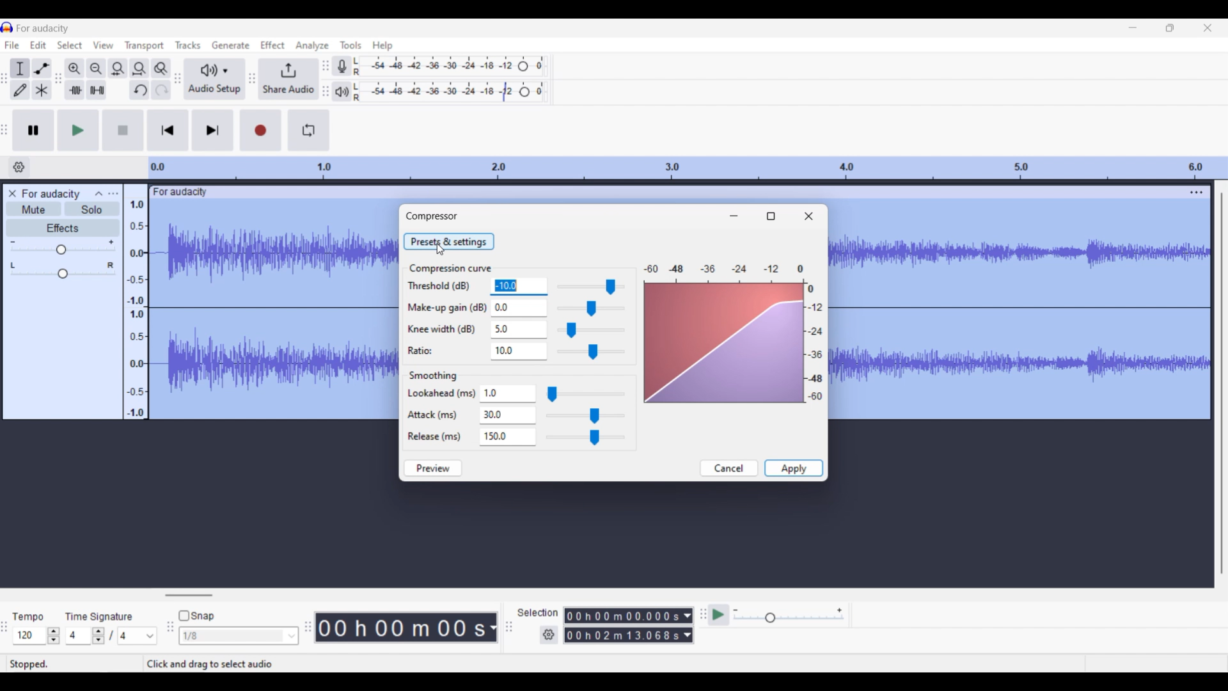 This screenshot has width=1228, height=691. What do you see at coordinates (433, 416) in the screenshot?
I see `Attack (ms)` at bounding box center [433, 416].